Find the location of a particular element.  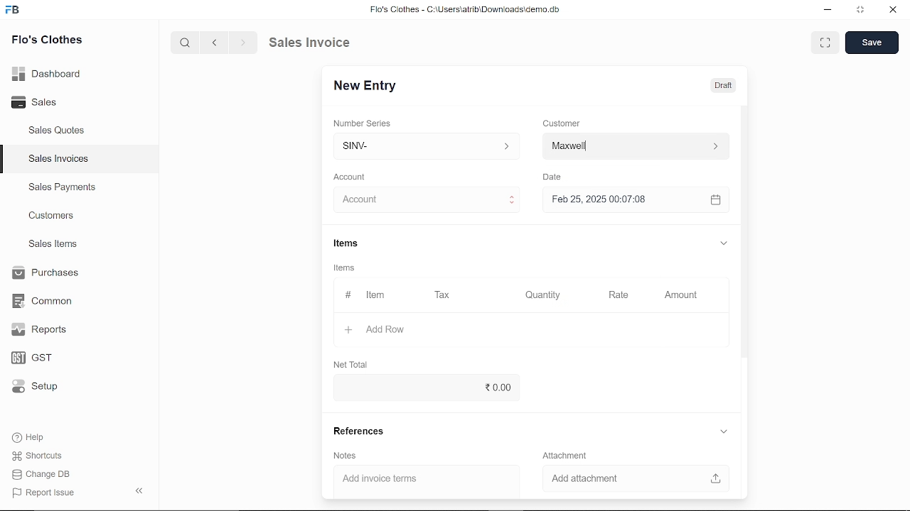

Help is located at coordinates (30, 437).